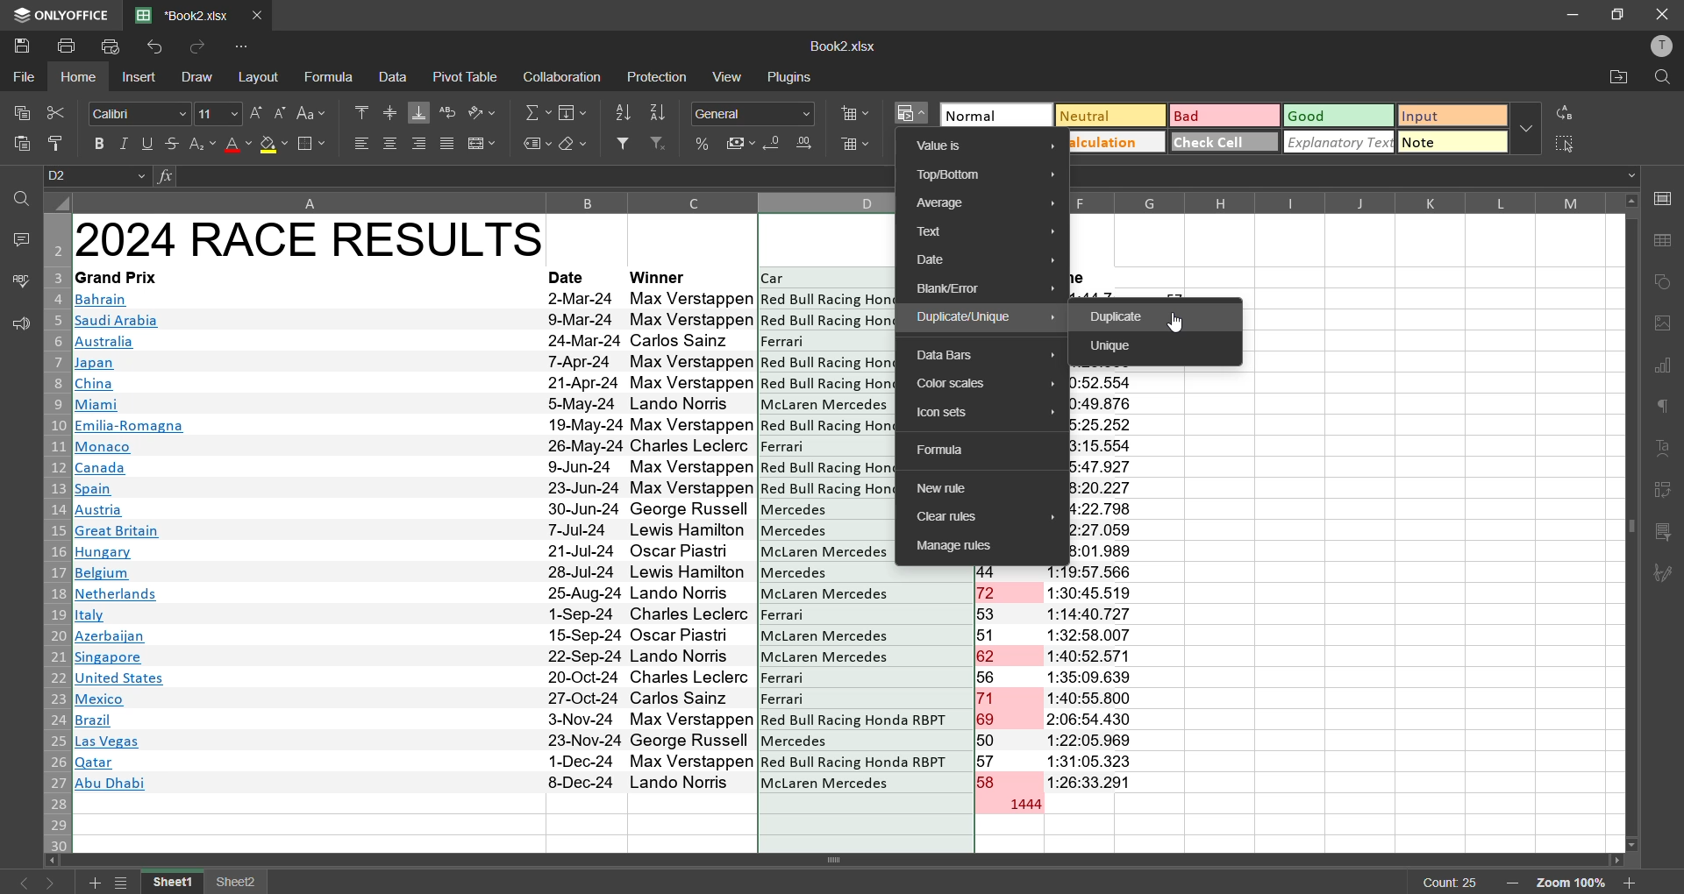 The image size is (1684, 894). Describe the element at coordinates (332, 77) in the screenshot. I see `formula` at that location.